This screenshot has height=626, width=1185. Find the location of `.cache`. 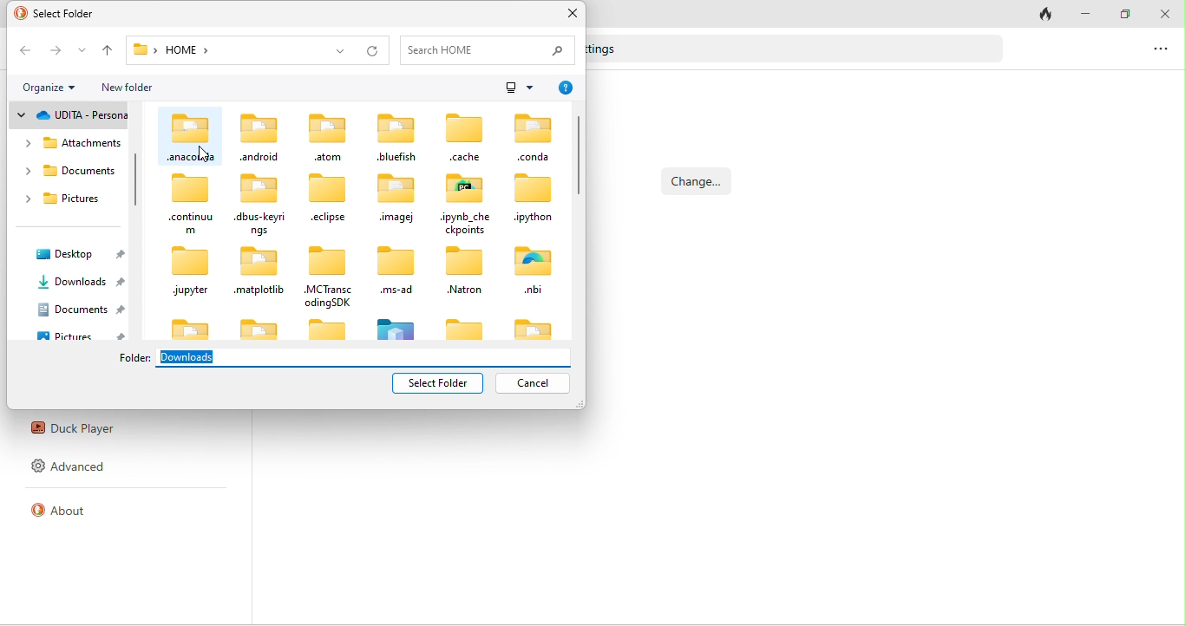

.cache is located at coordinates (461, 137).